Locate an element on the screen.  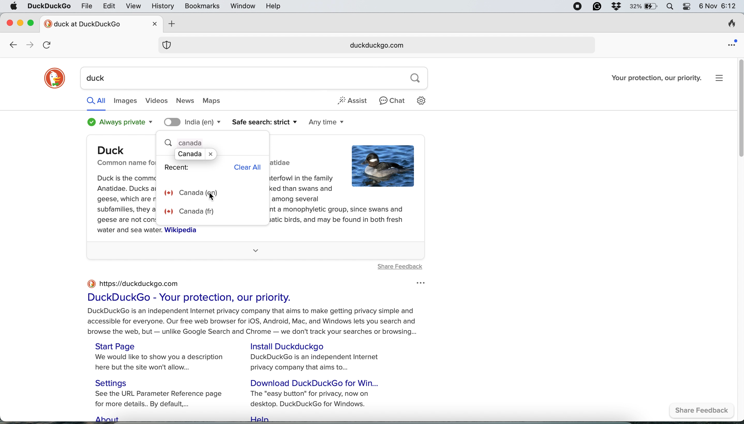
any time is located at coordinates (327, 123).